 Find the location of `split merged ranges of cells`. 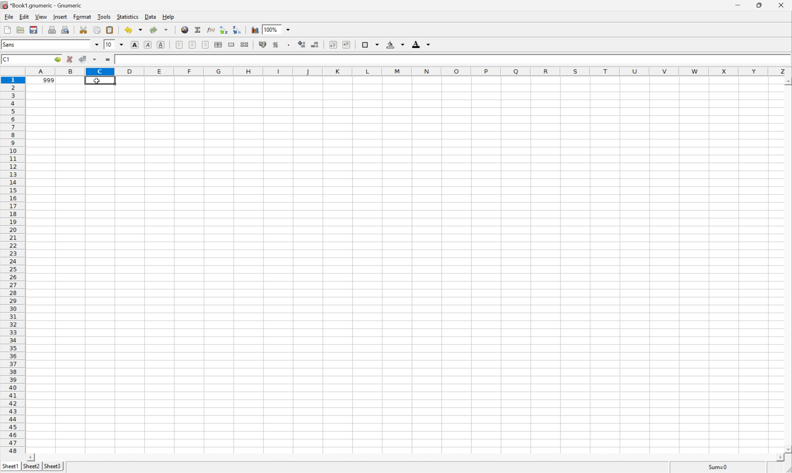

split merged ranges of cells is located at coordinates (245, 45).